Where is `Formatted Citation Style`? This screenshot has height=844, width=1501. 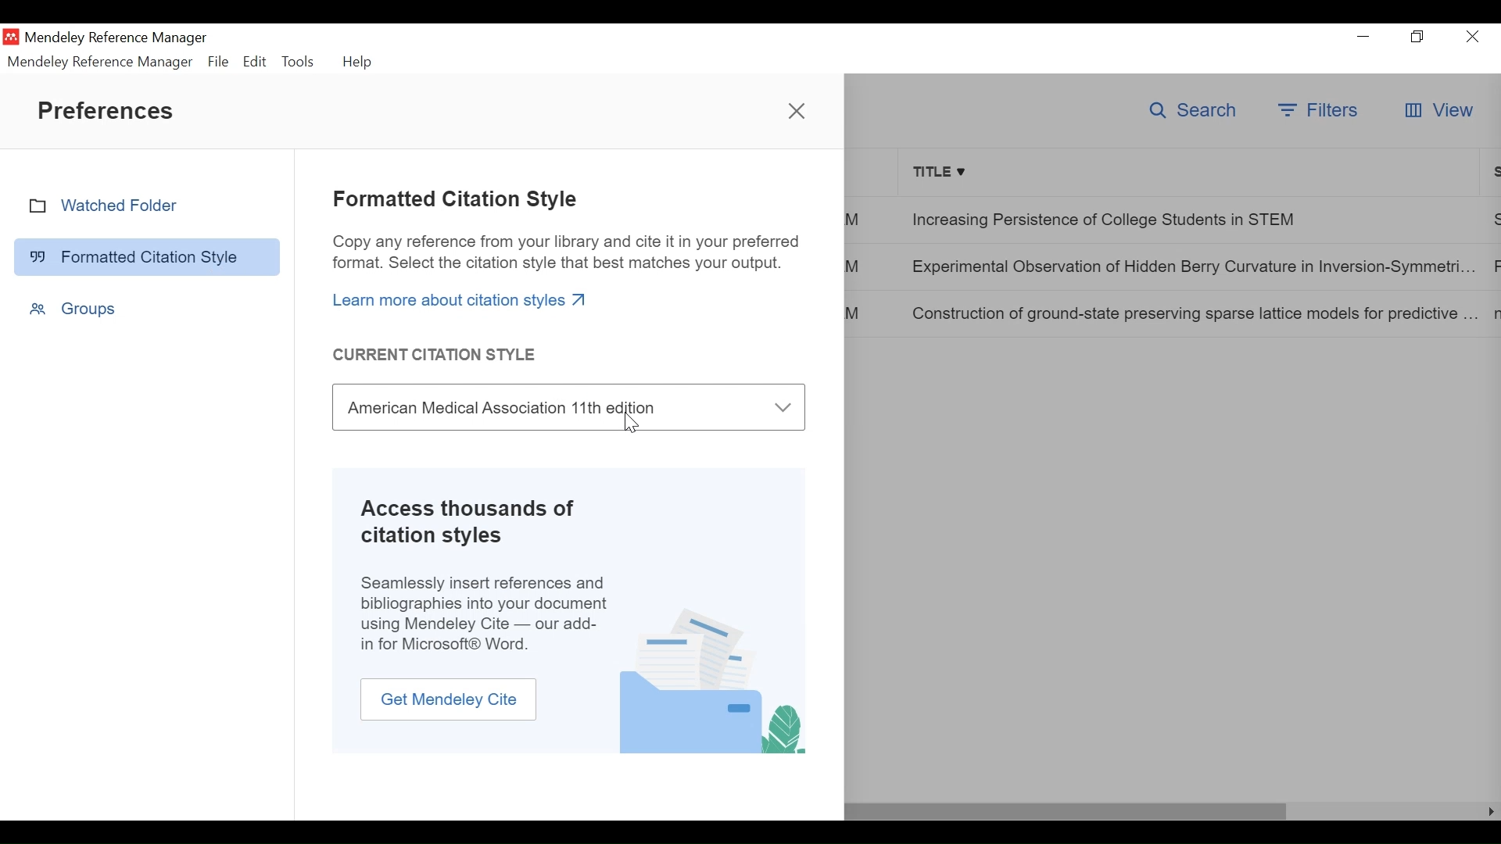 Formatted Citation Style is located at coordinates (147, 256).